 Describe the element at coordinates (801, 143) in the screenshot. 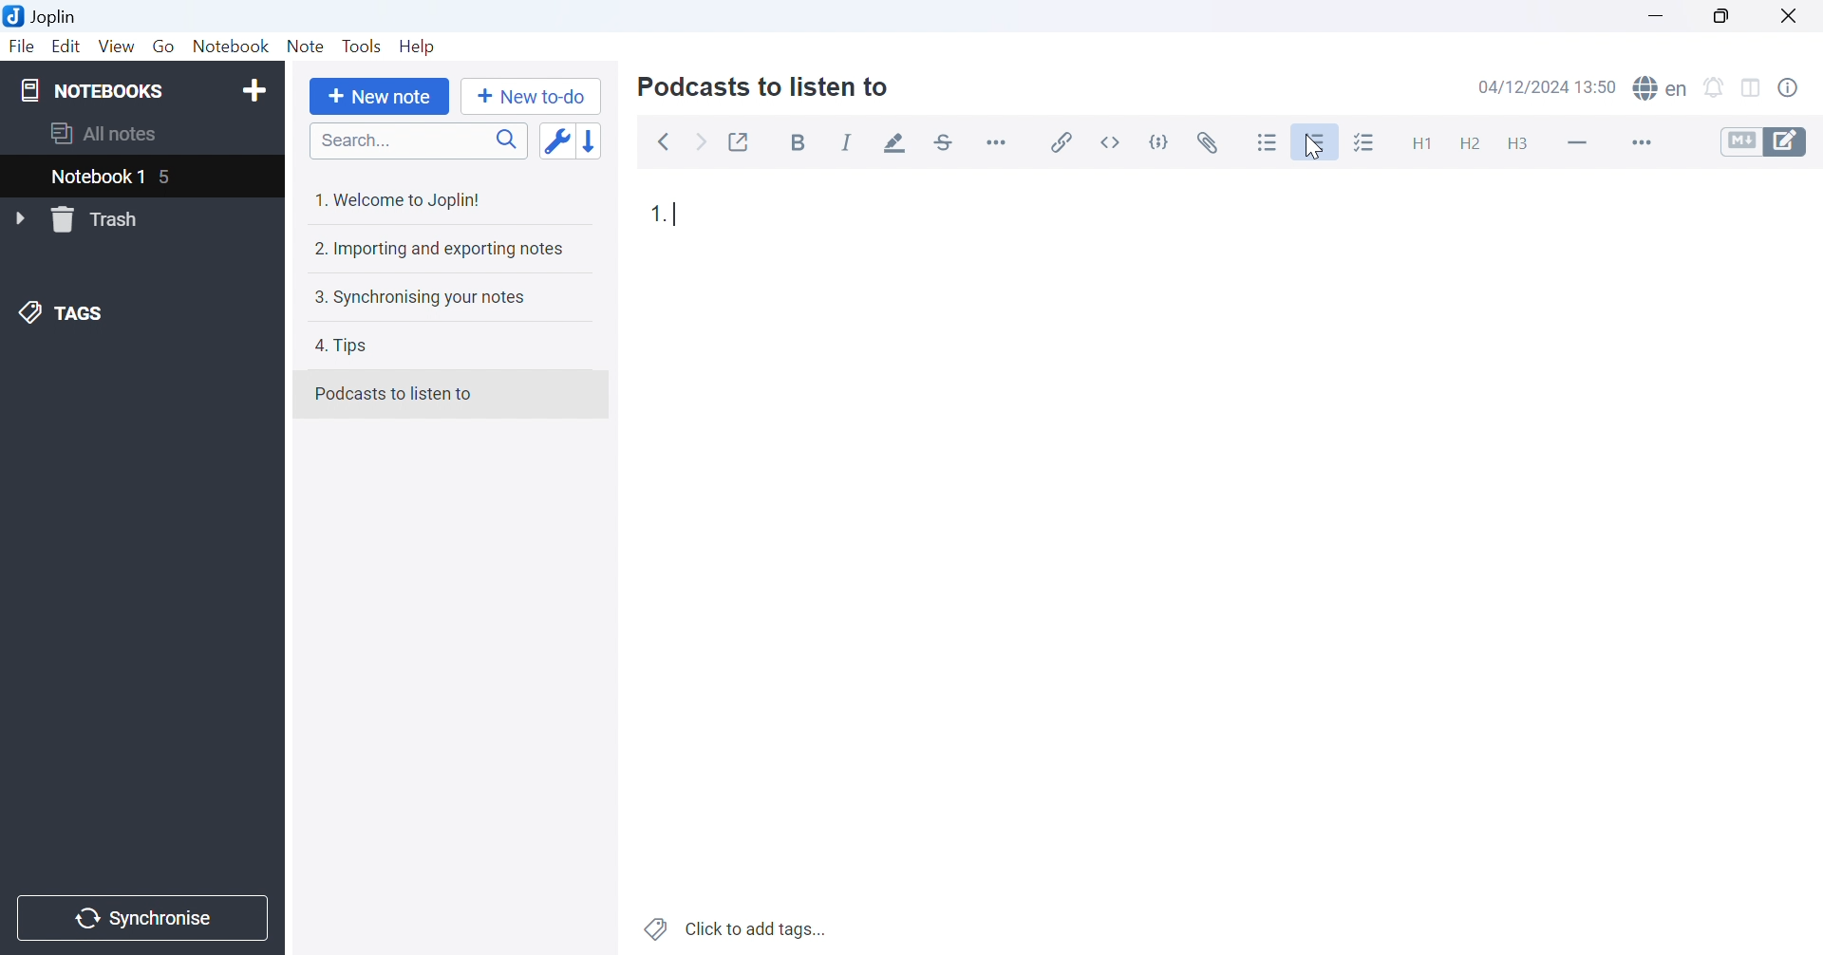

I see `Bold` at that location.